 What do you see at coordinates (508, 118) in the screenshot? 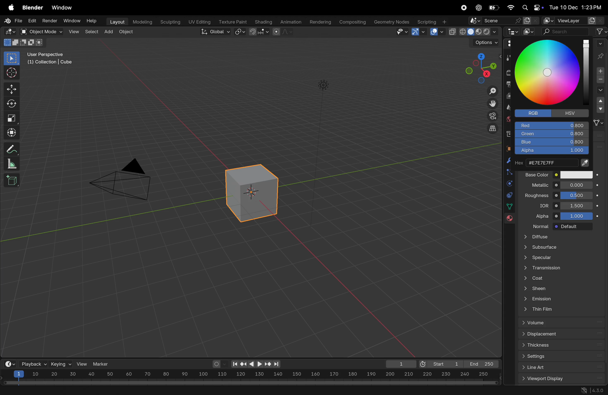
I see `world` at bounding box center [508, 118].